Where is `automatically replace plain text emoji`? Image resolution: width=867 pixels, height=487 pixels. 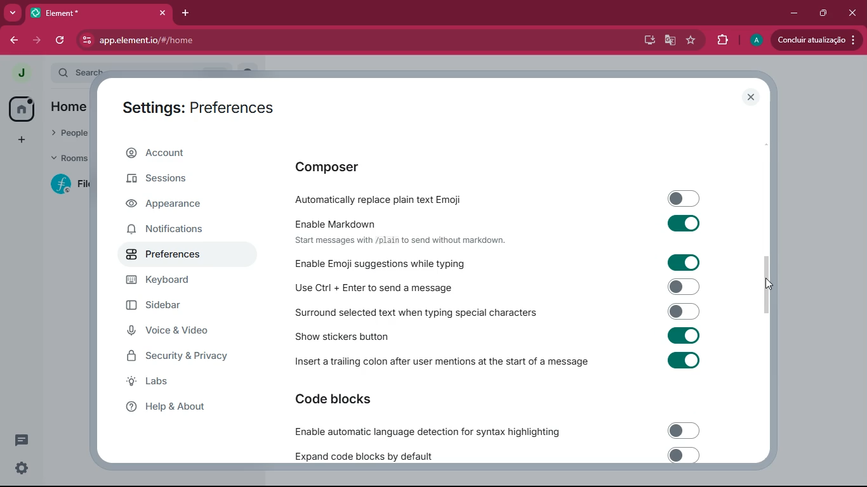 automatically replace plain text emoji is located at coordinates (504, 198).